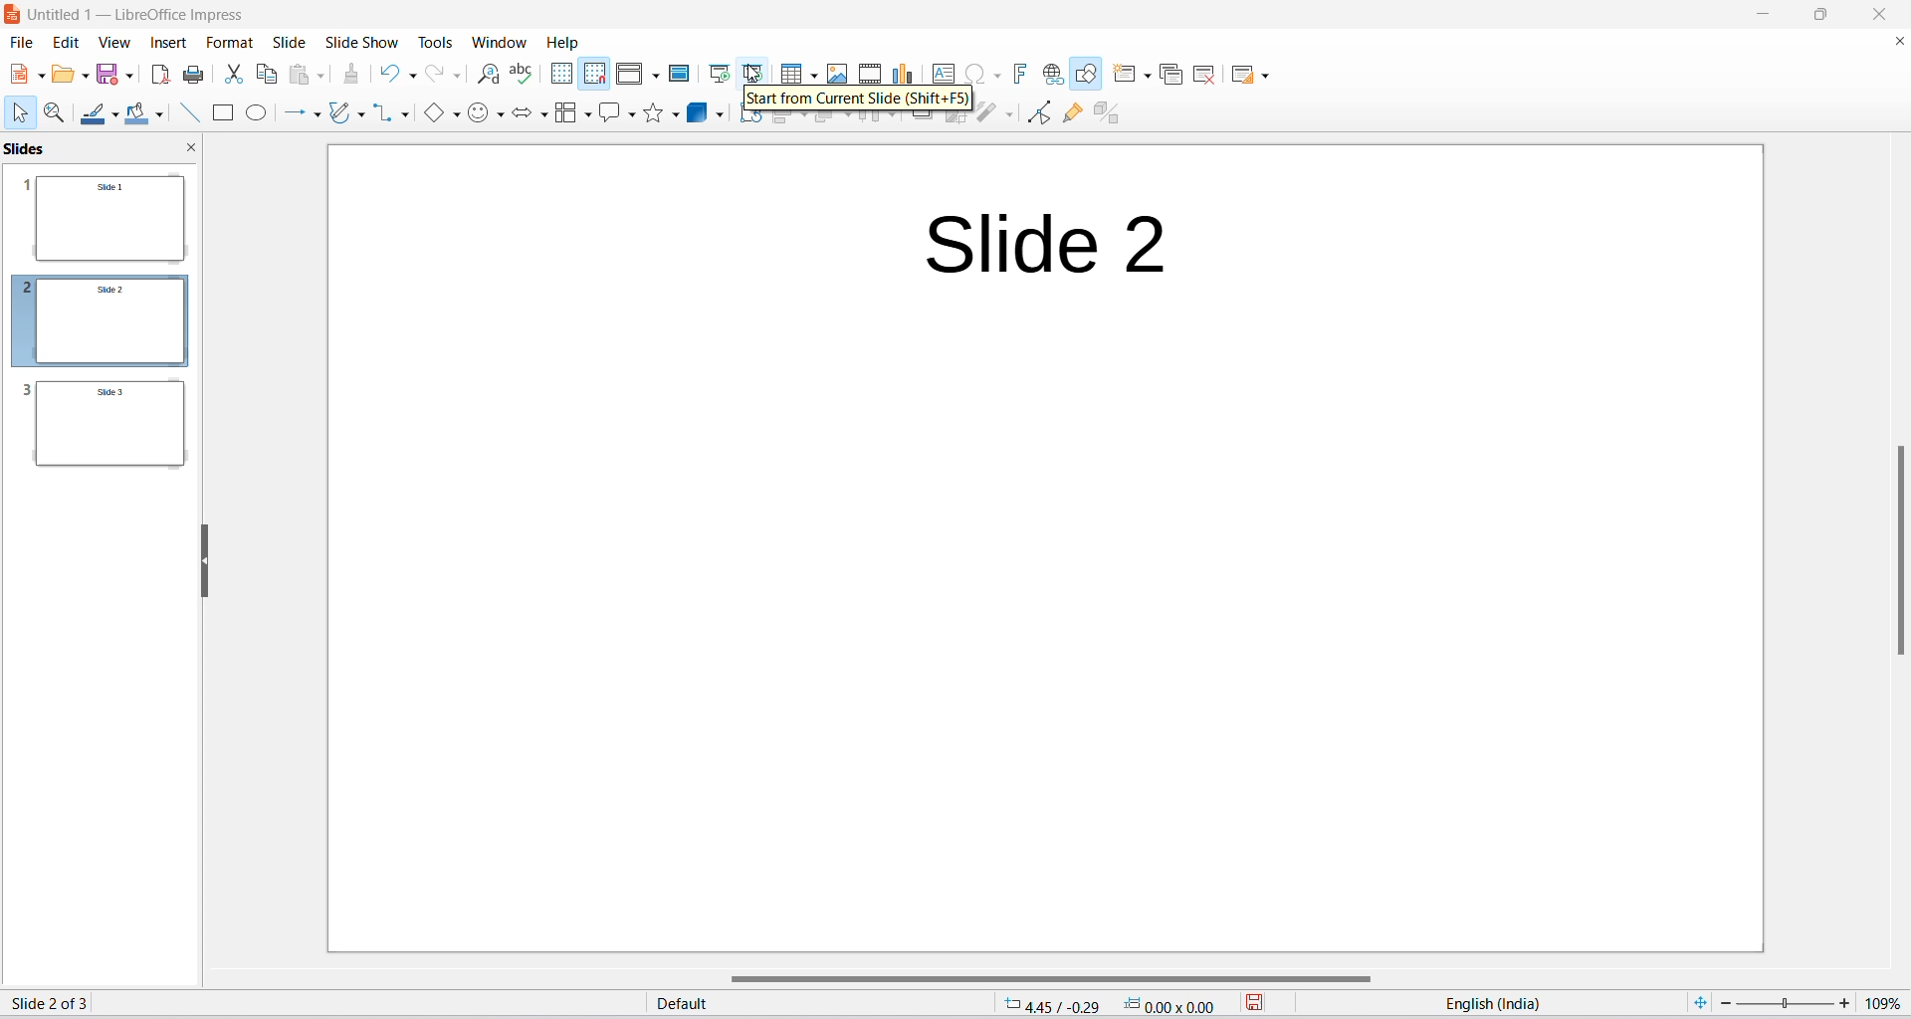  I want to click on slides text and close side bar button, so click(106, 148).